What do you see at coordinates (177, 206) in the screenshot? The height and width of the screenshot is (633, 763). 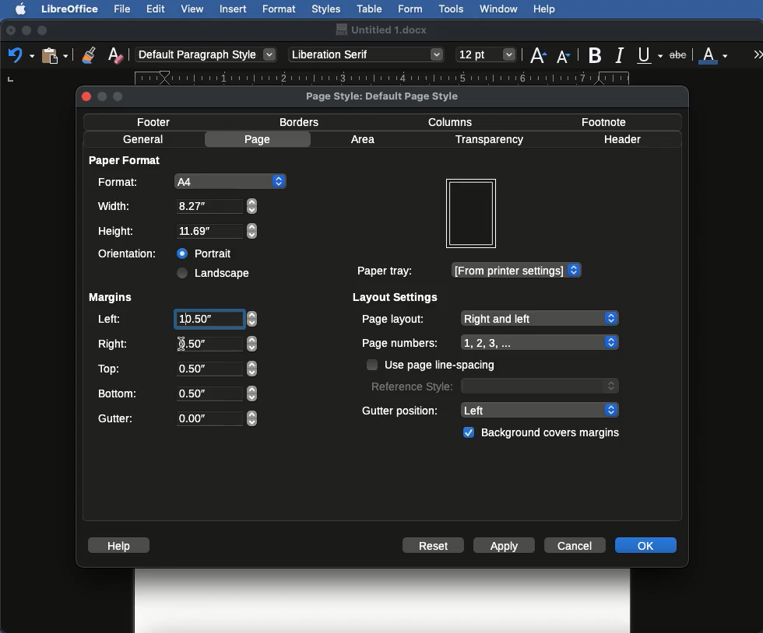 I see `Width` at bounding box center [177, 206].